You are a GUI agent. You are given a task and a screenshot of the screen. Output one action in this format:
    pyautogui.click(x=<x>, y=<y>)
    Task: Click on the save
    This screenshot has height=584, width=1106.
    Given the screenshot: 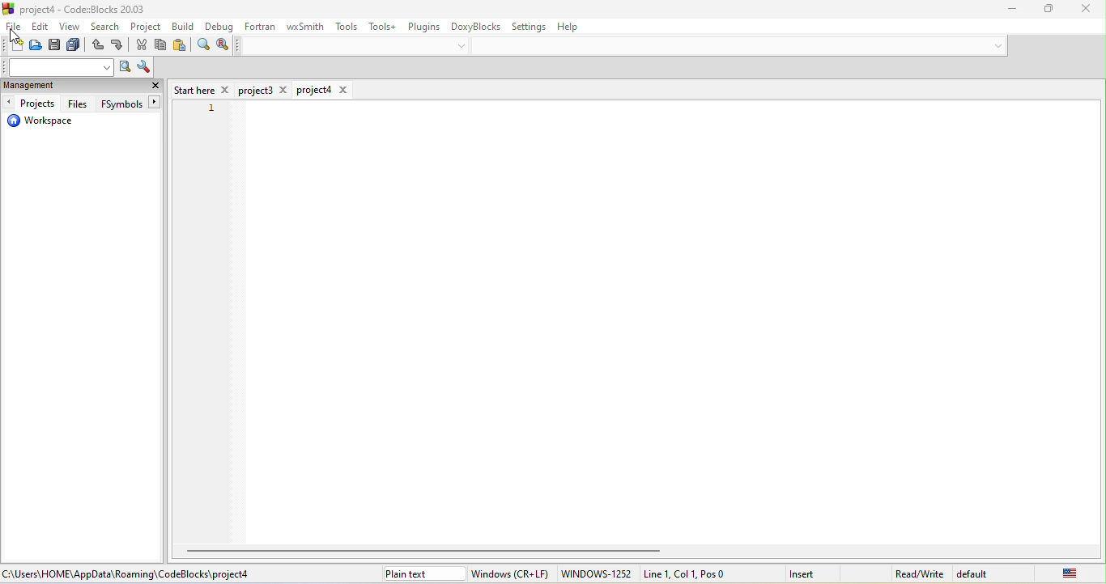 What is the action you would take?
    pyautogui.click(x=55, y=47)
    